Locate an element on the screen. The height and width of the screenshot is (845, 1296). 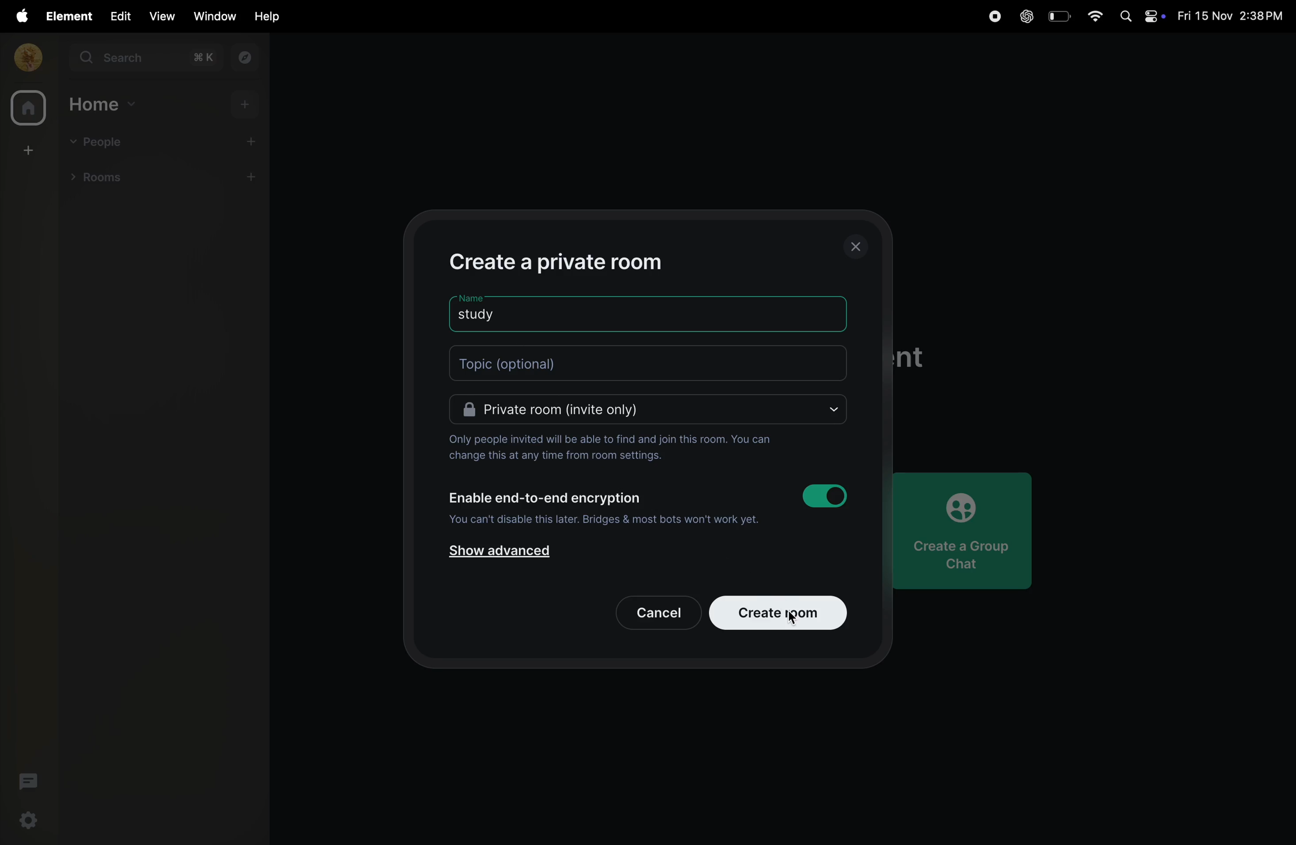
people is located at coordinates (101, 143).